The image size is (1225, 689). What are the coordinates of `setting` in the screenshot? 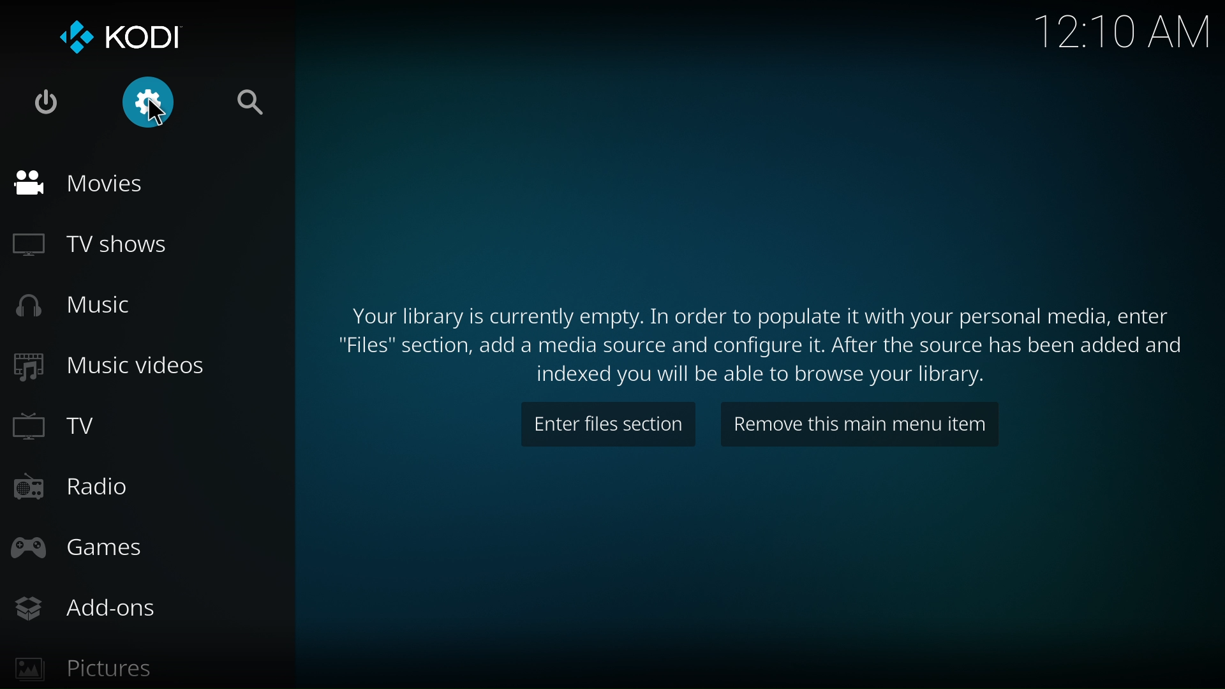 It's located at (149, 105).